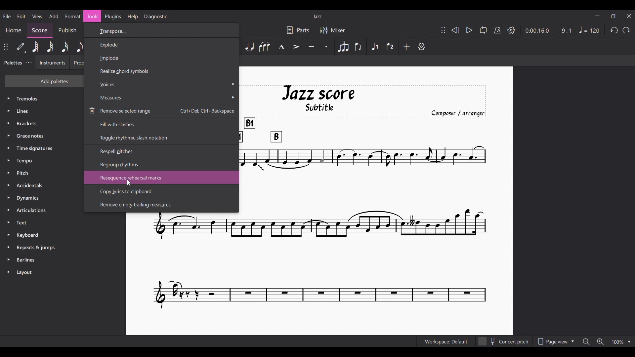 The height and width of the screenshot is (357, 635). Describe the element at coordinates (42, 111) in the screenshot. I see `Lines` at that location.